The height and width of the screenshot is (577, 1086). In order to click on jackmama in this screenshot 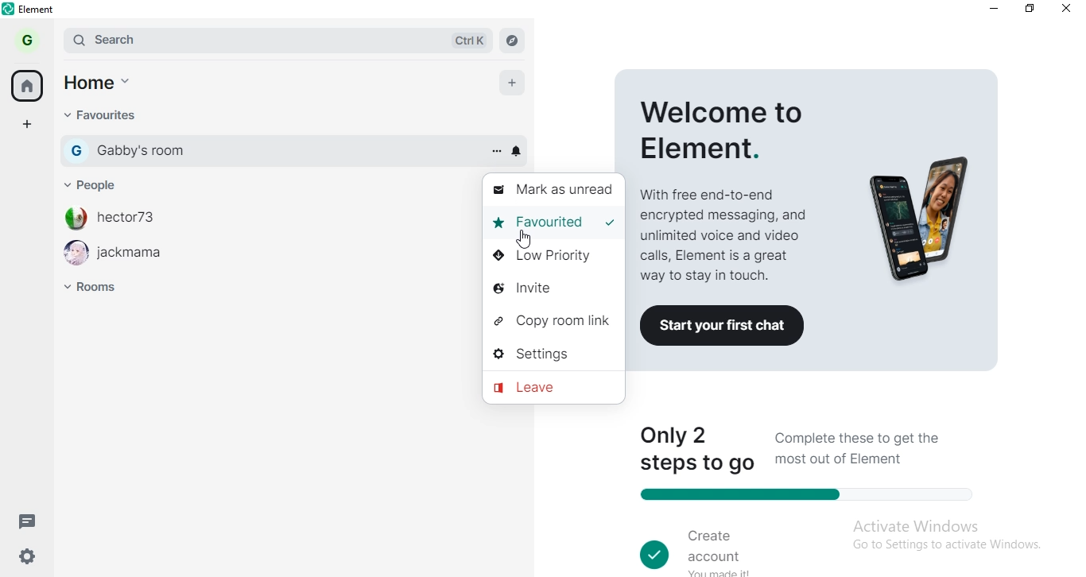, I will do `click(141, 256)`.